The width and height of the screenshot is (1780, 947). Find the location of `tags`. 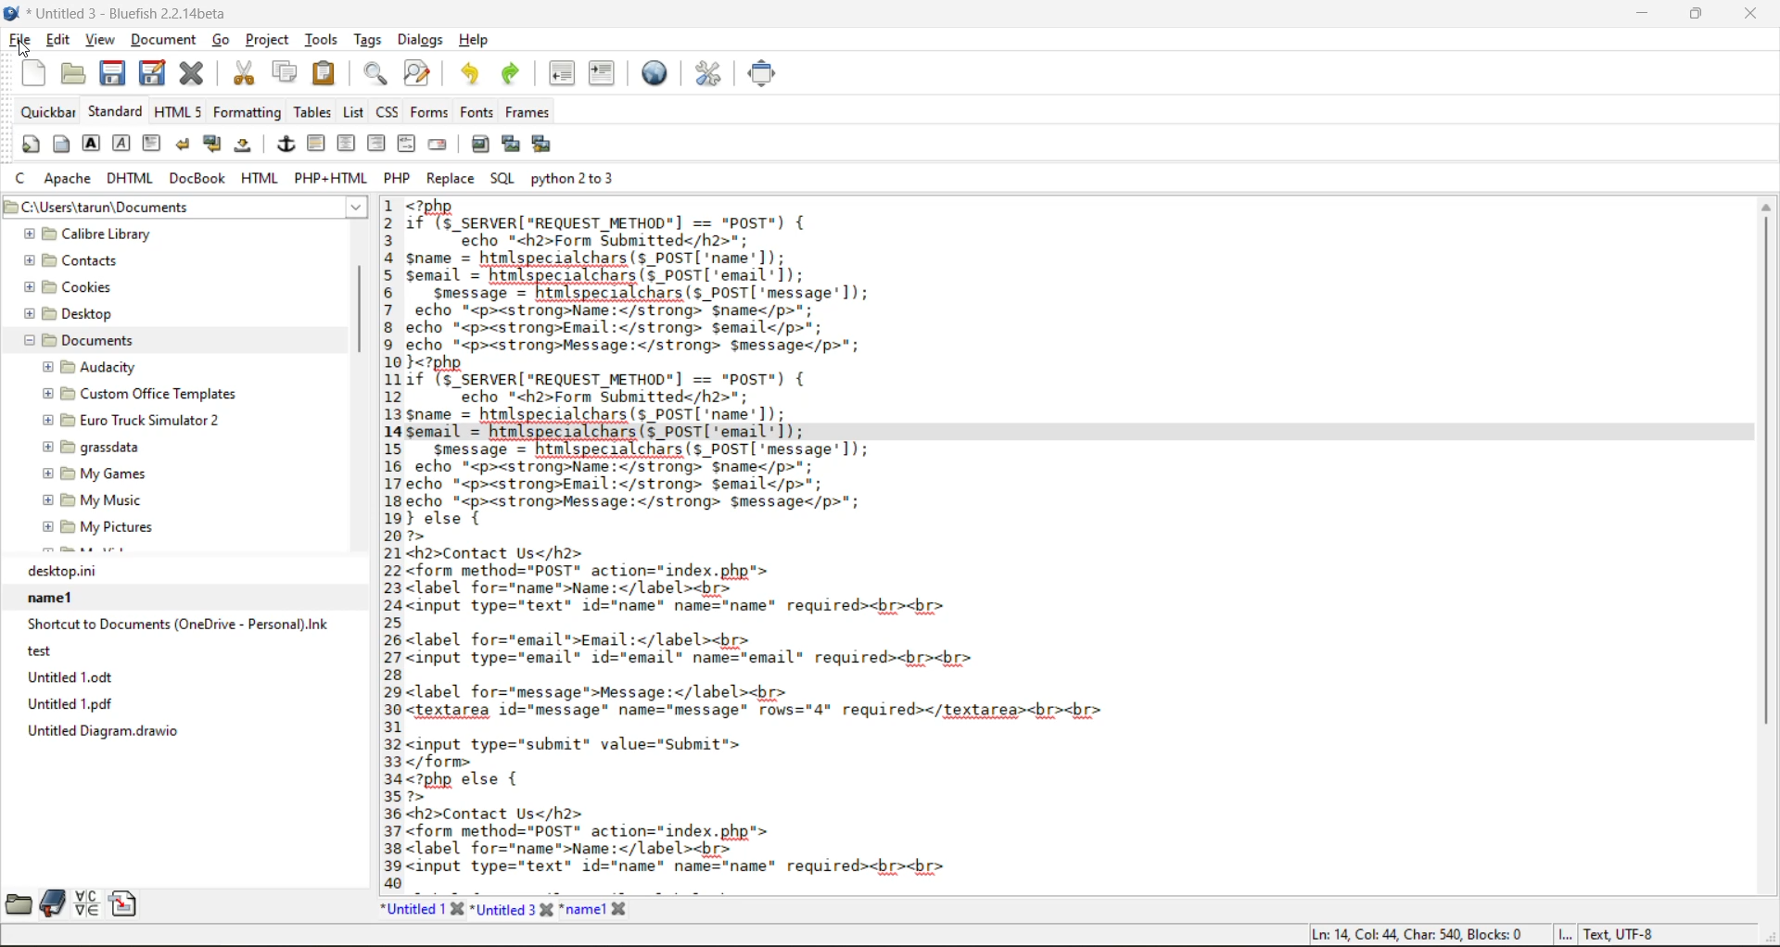

tags is located at coordinates (367, 42).